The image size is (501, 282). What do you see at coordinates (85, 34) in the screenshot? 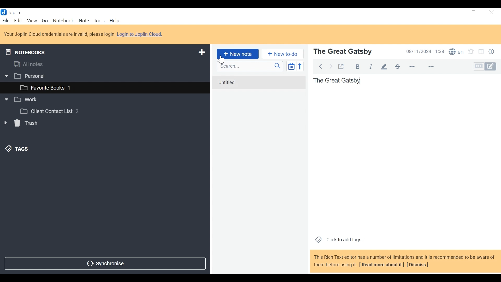
I see `Your Joplin Cloud credentials are invalid, please login. Login to Joplin Cloud.` at bounding box center [85, 34].